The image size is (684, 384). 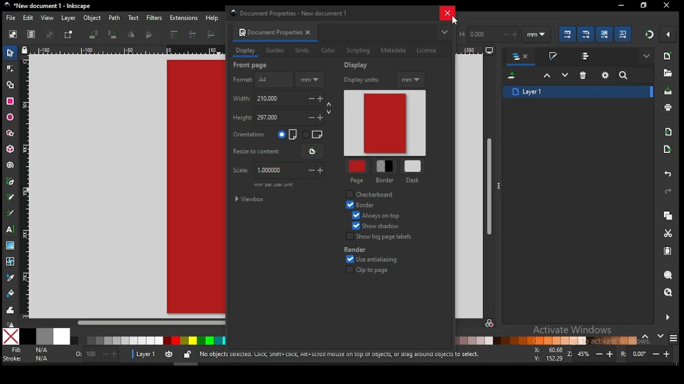 I want to click on page orientation: vertical/horizontal, so click(x=279, y=134).